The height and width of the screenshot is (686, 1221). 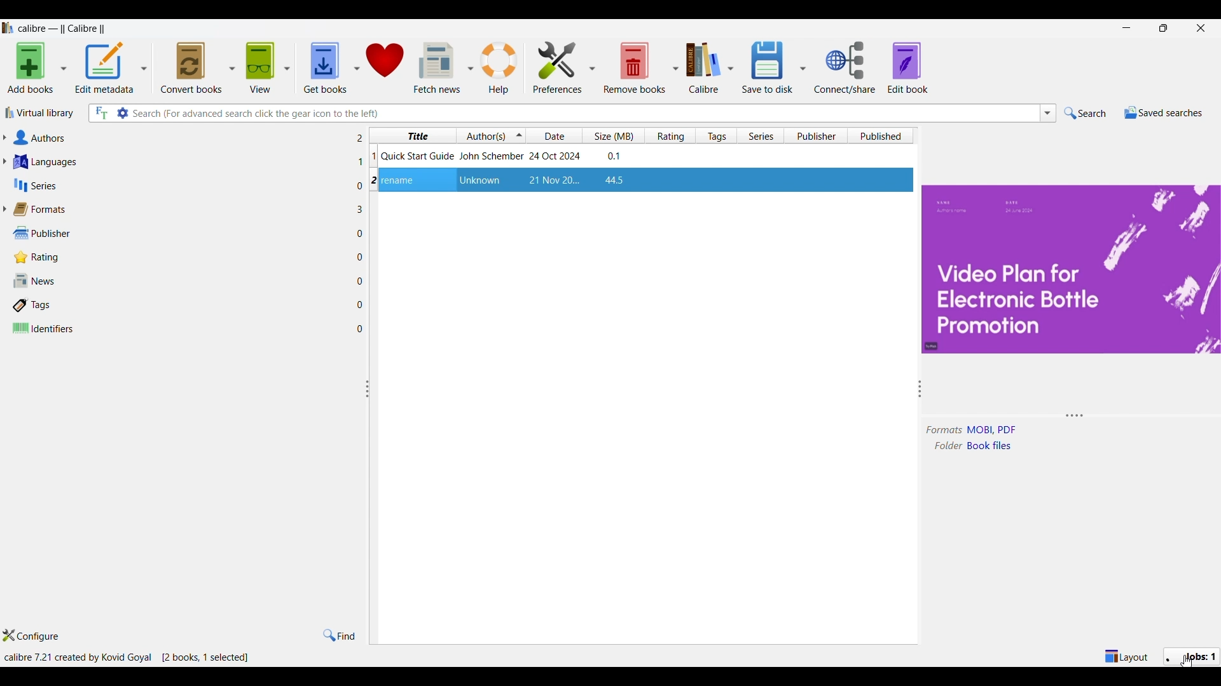 What do you see at coordinates (845, 67) in the screenshot?
I see `Connect/Share` at bounding box center [845, 67].